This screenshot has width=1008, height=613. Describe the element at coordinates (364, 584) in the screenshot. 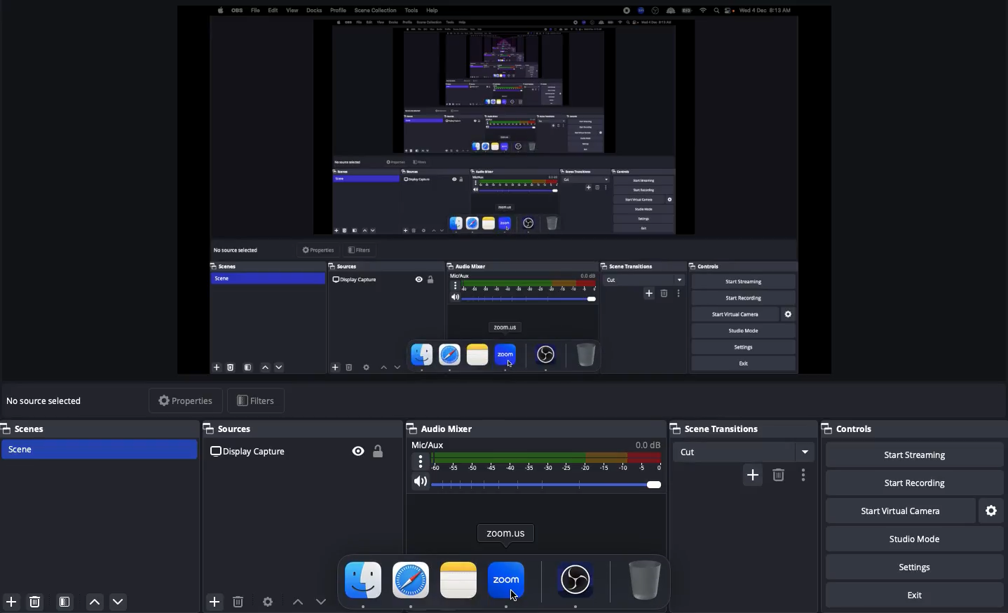

I see `Finder` at that location.